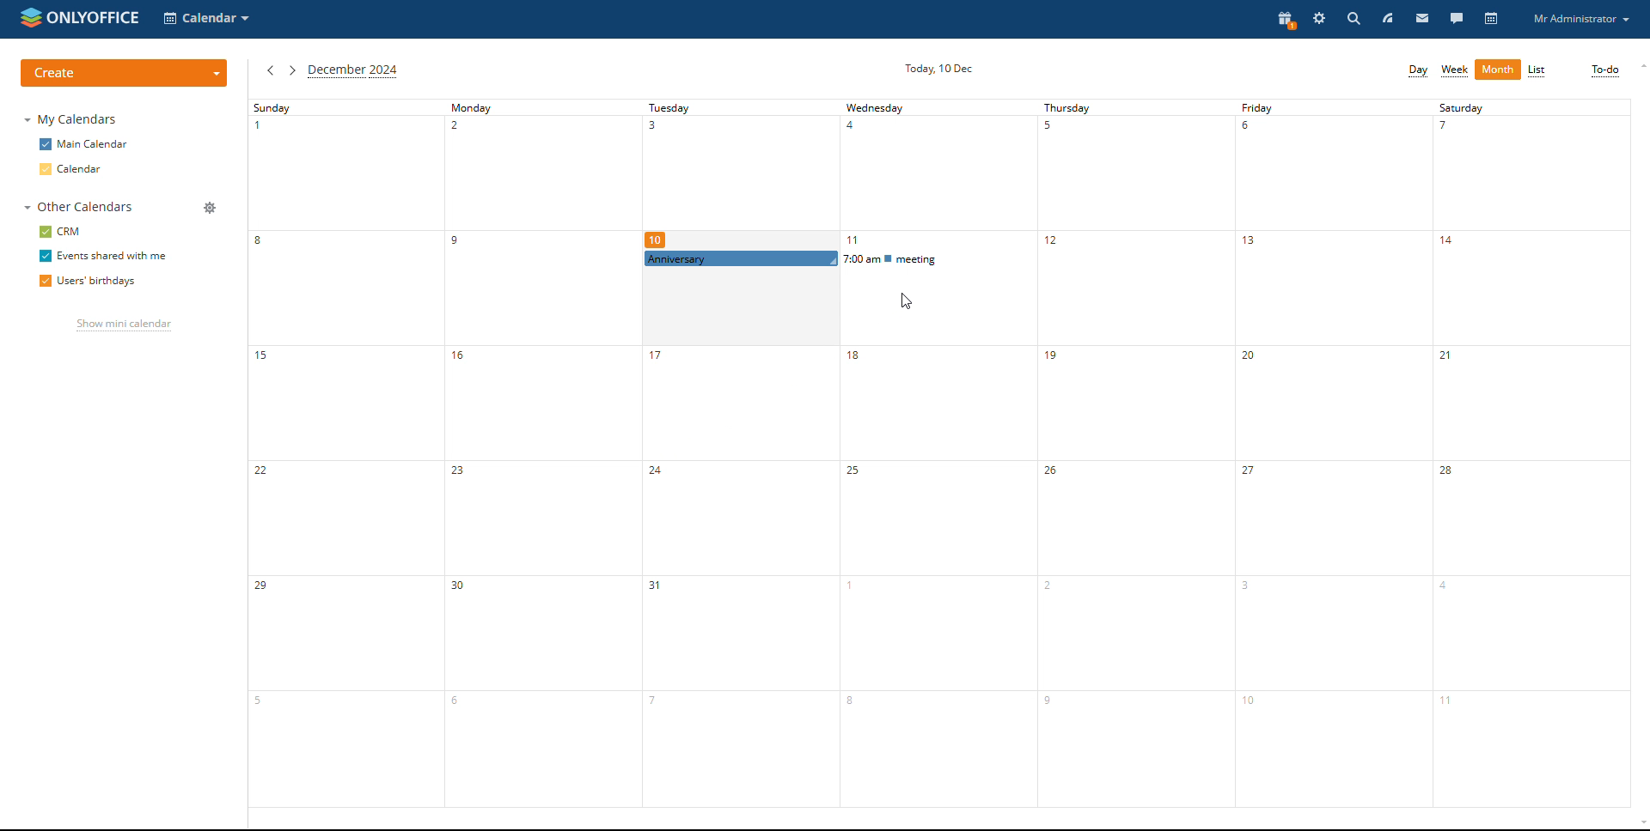 The width and height of the screenshot is (1650, 831). What do you see at coordinates (292, 70) in the screenshot?
I see `next month` at bounding box center [292, 70].